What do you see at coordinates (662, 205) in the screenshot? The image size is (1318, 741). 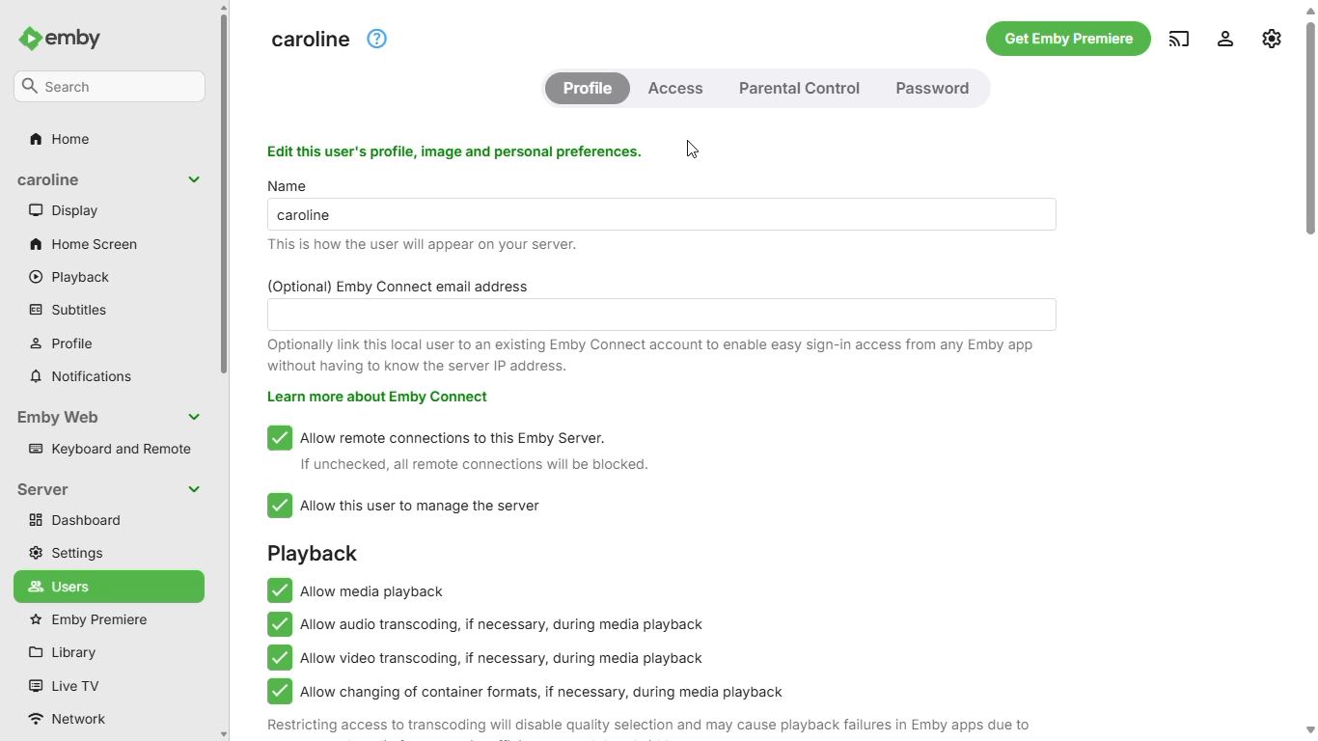 I see `name` at bounding box center [662, 205].